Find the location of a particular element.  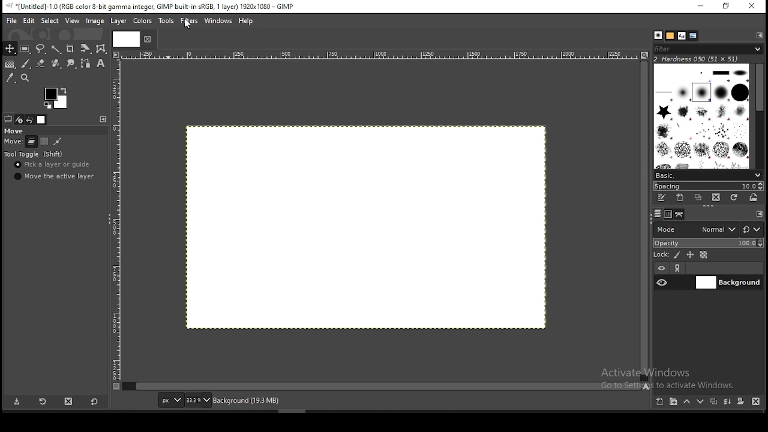

duplicate brush is located at coordinates (700, 197).